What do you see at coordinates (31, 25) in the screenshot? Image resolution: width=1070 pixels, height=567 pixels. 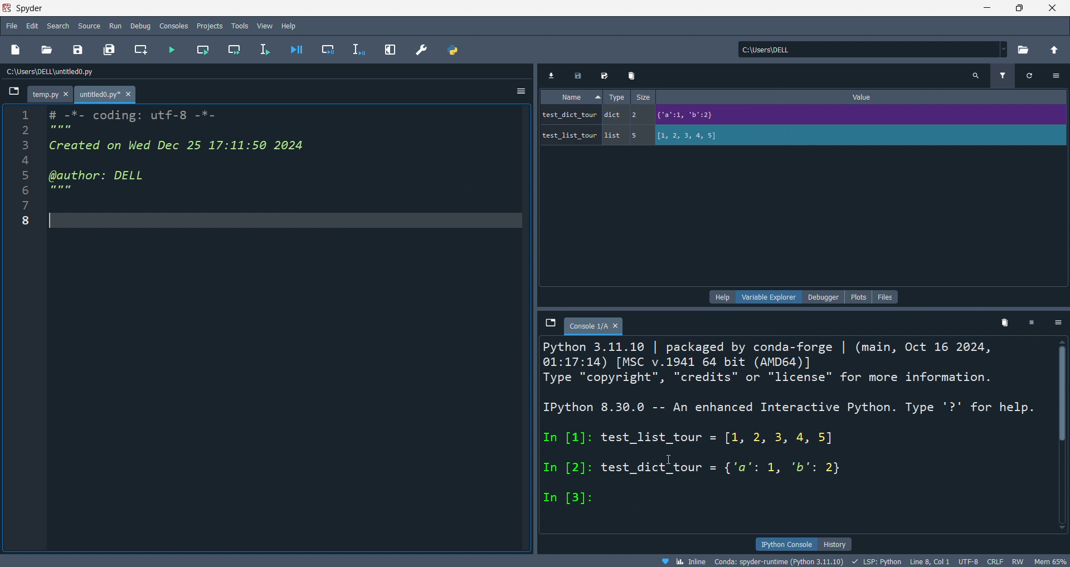 I see `edit` at bounding box center [31, 25].